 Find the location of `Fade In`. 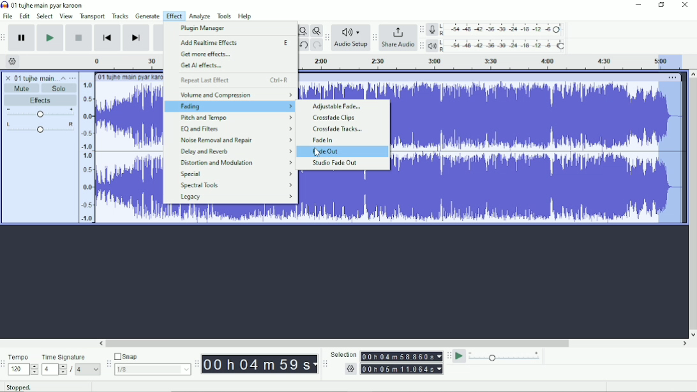

Fade In is located at coordinates (324, 140).